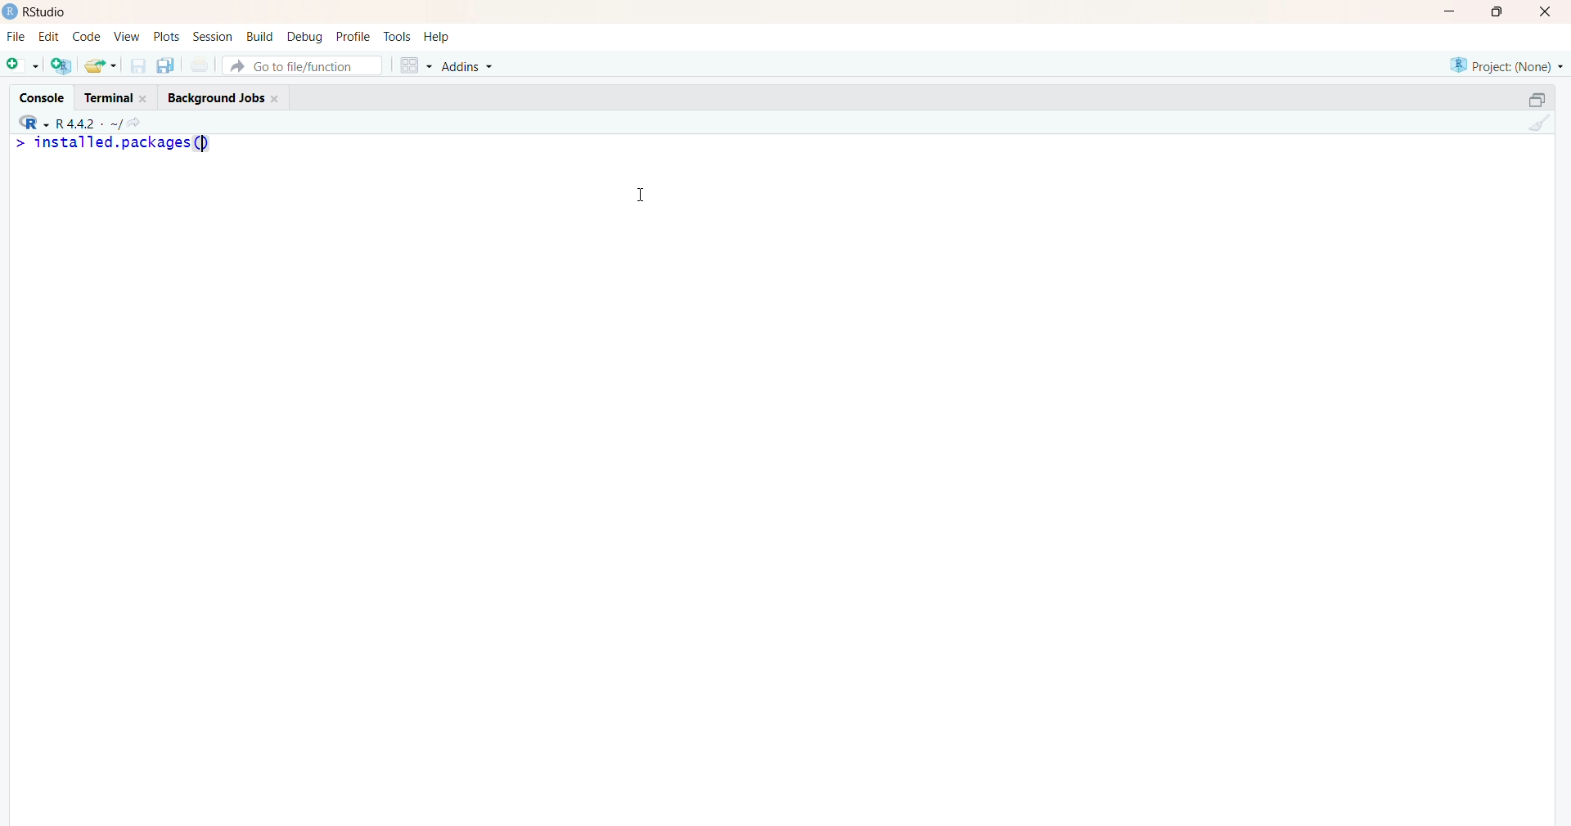 The image size is (1571, 826). Describe the element at coordinates (65, 123) in the screenshot. I see `R 4.4.2` at that location.